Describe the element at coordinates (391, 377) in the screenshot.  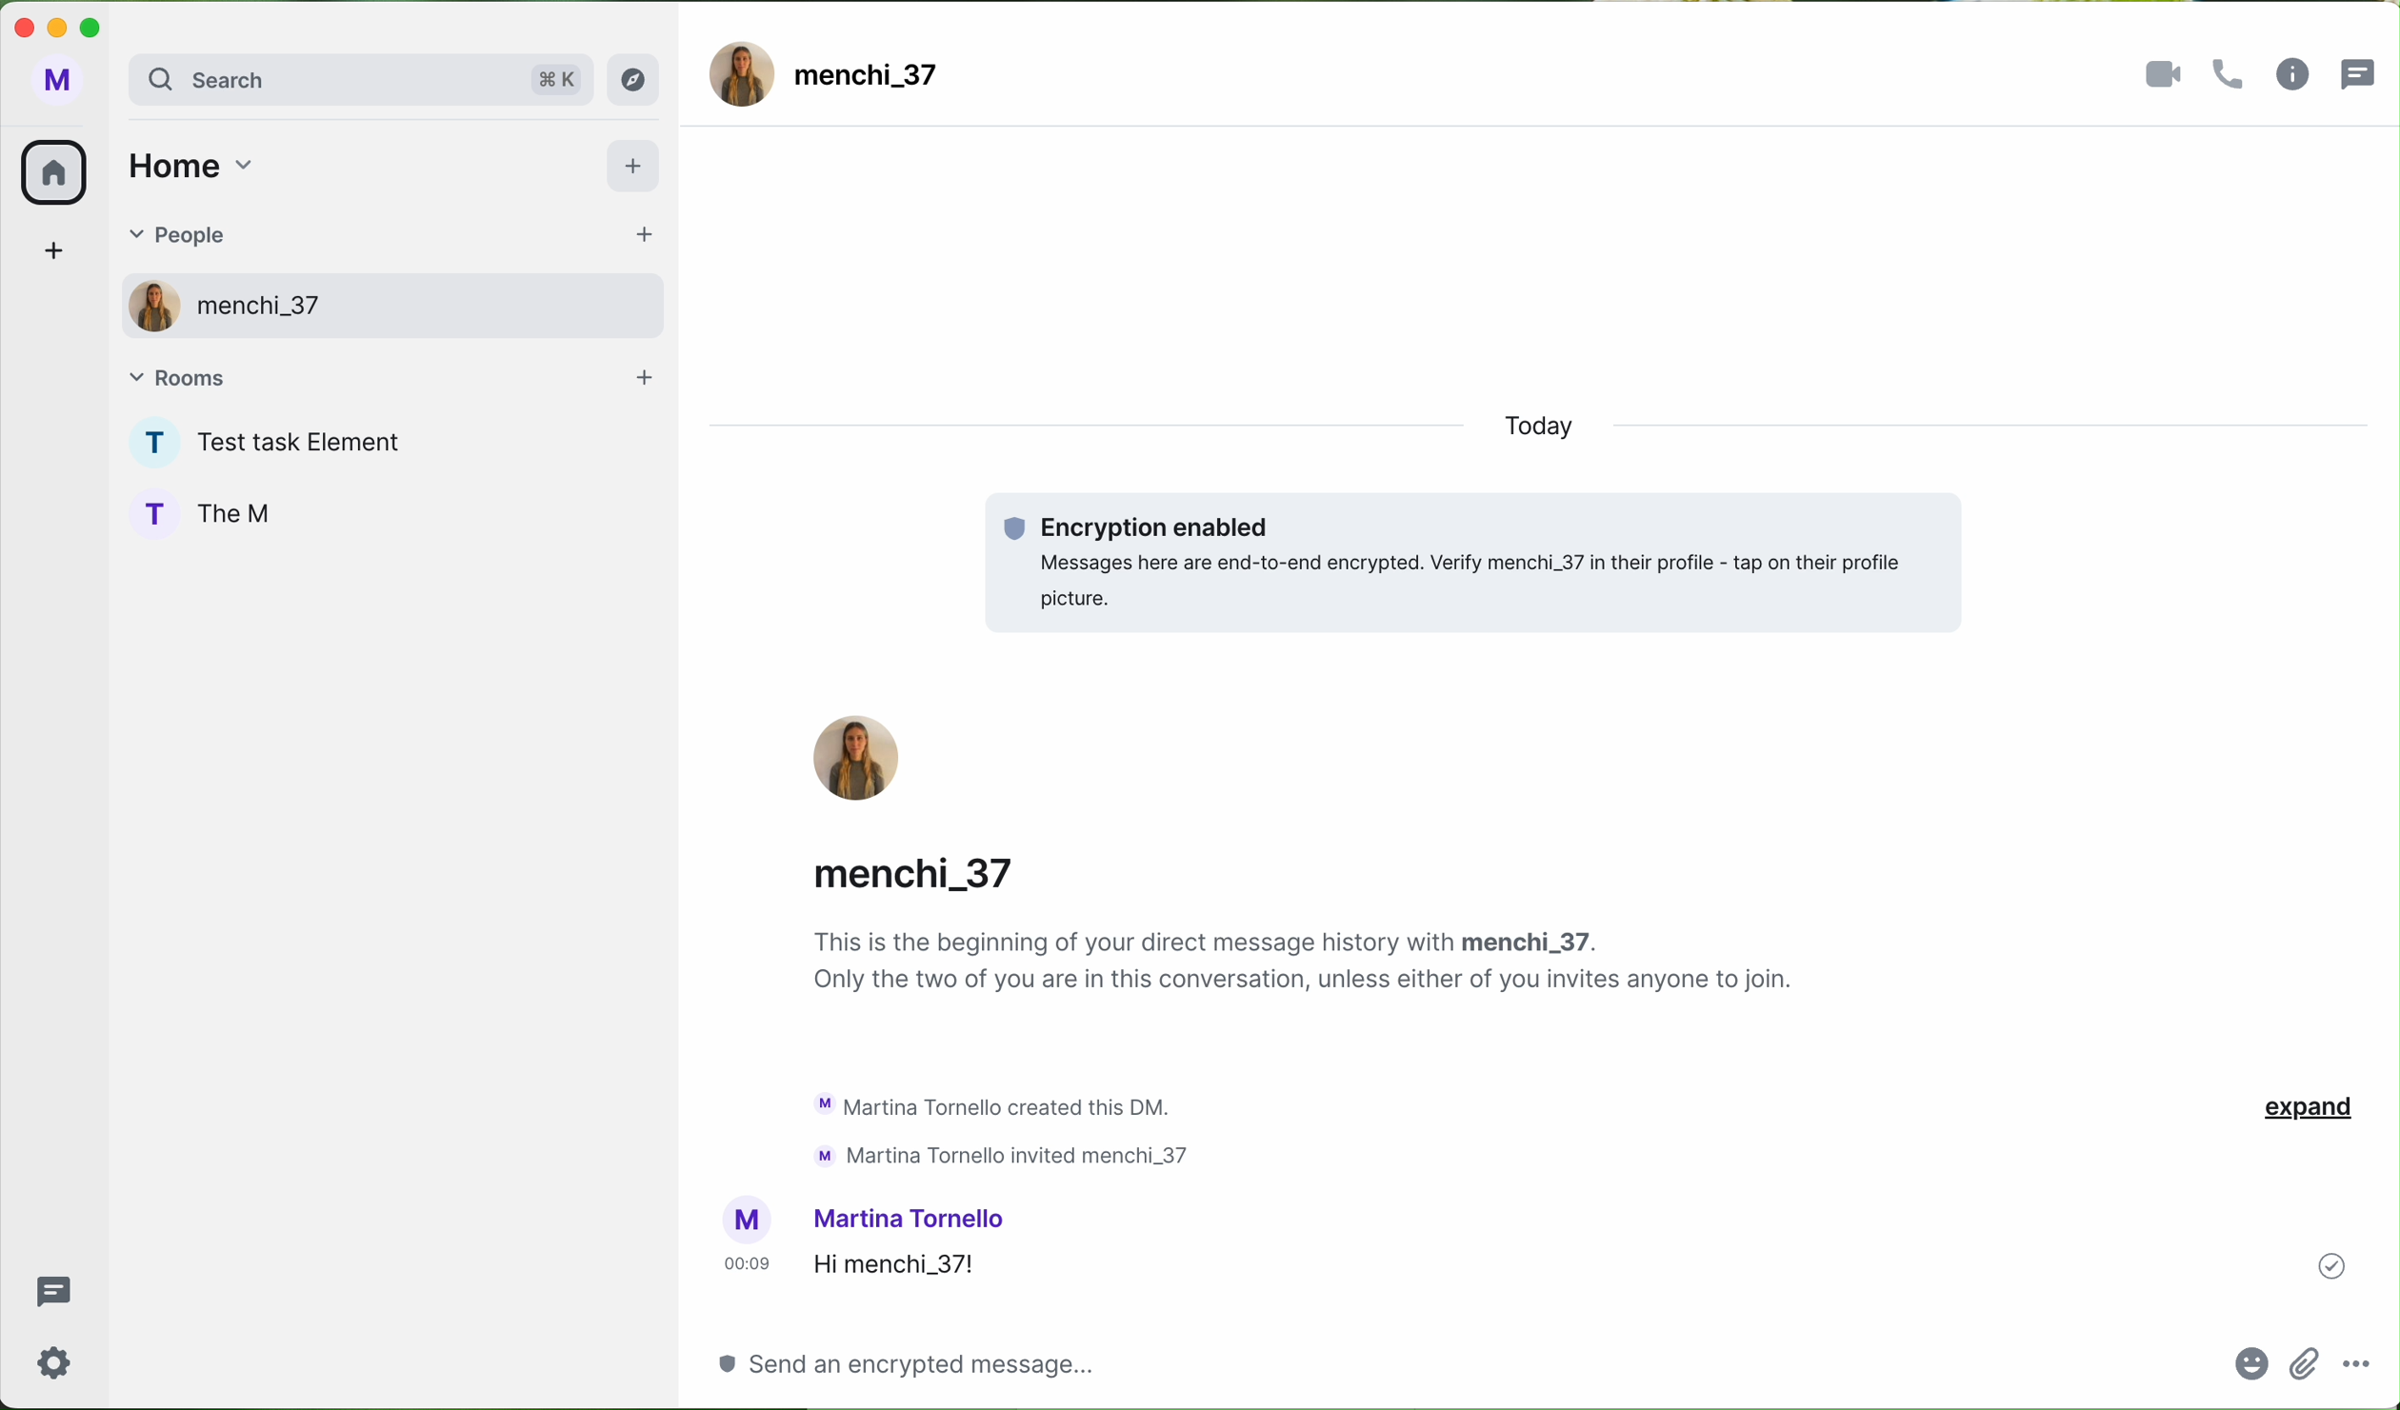
I see `rooms tab` at that location.